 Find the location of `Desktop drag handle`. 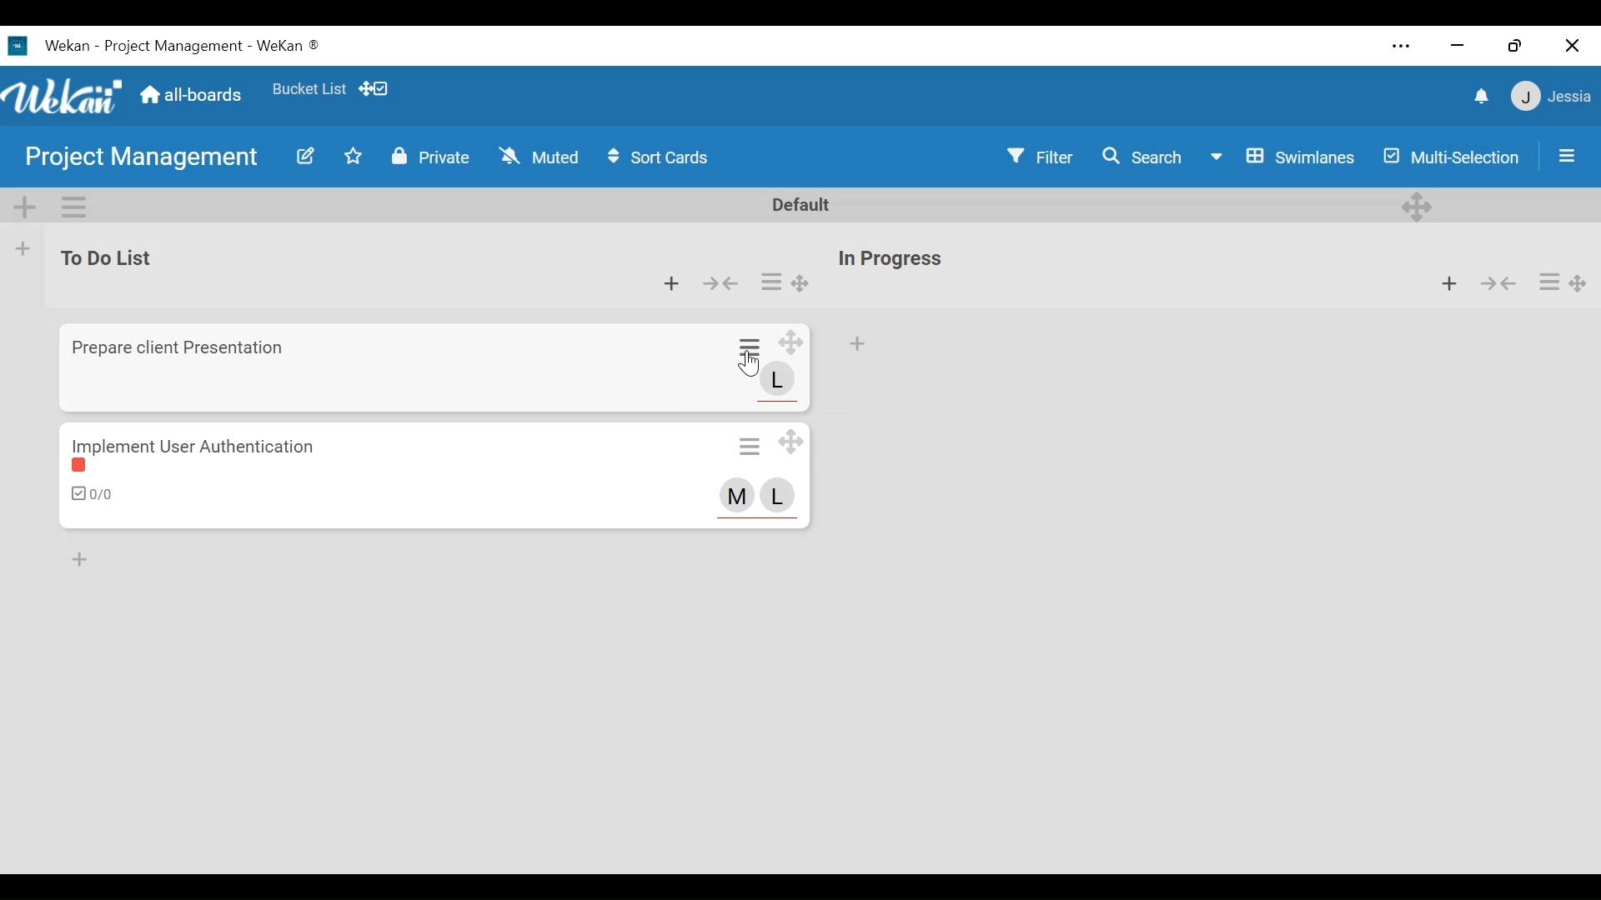

Desktop drag handle is located at coordinates (791, 343).